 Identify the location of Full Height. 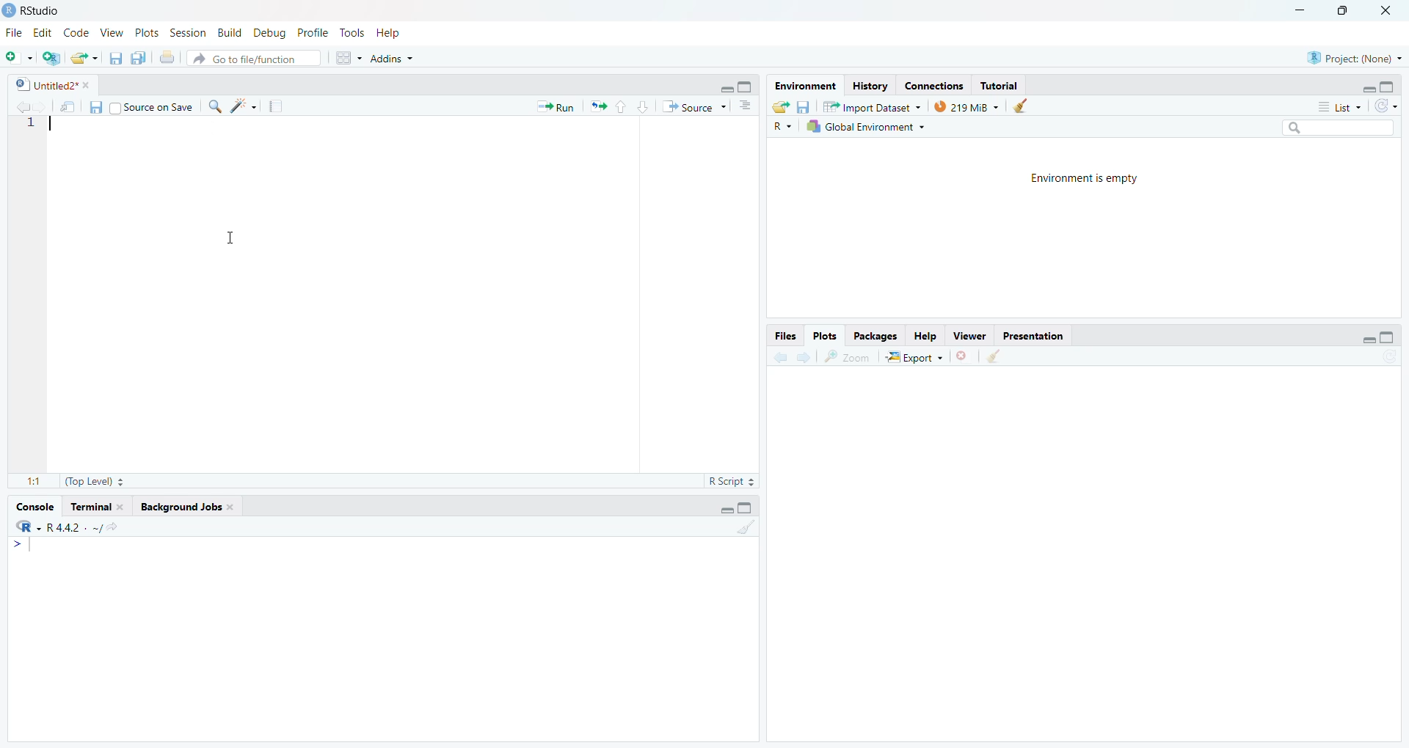
(746, 507).